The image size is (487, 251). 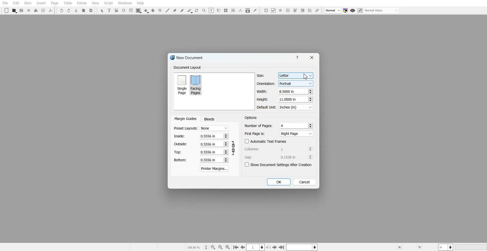 What do you see at coordinates (360, 10) in the screenshot?
I see `Edit in preview mode` at bounding box center [360, 10].